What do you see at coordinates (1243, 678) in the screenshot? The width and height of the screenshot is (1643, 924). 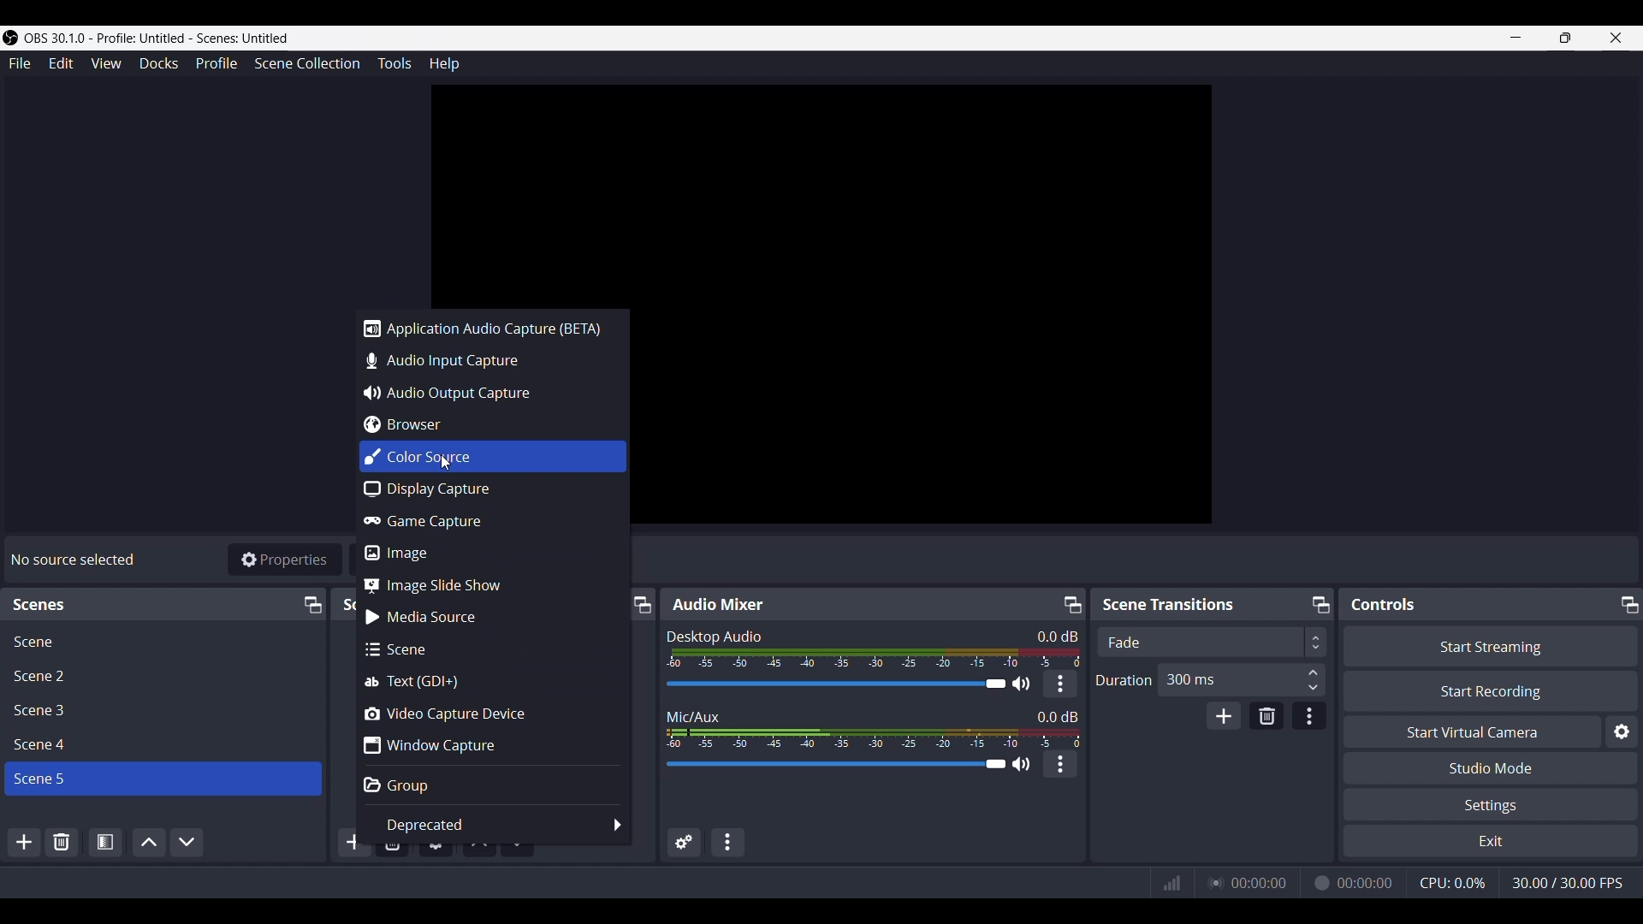 I see `300 ms` at bounding box center [1243, 678].